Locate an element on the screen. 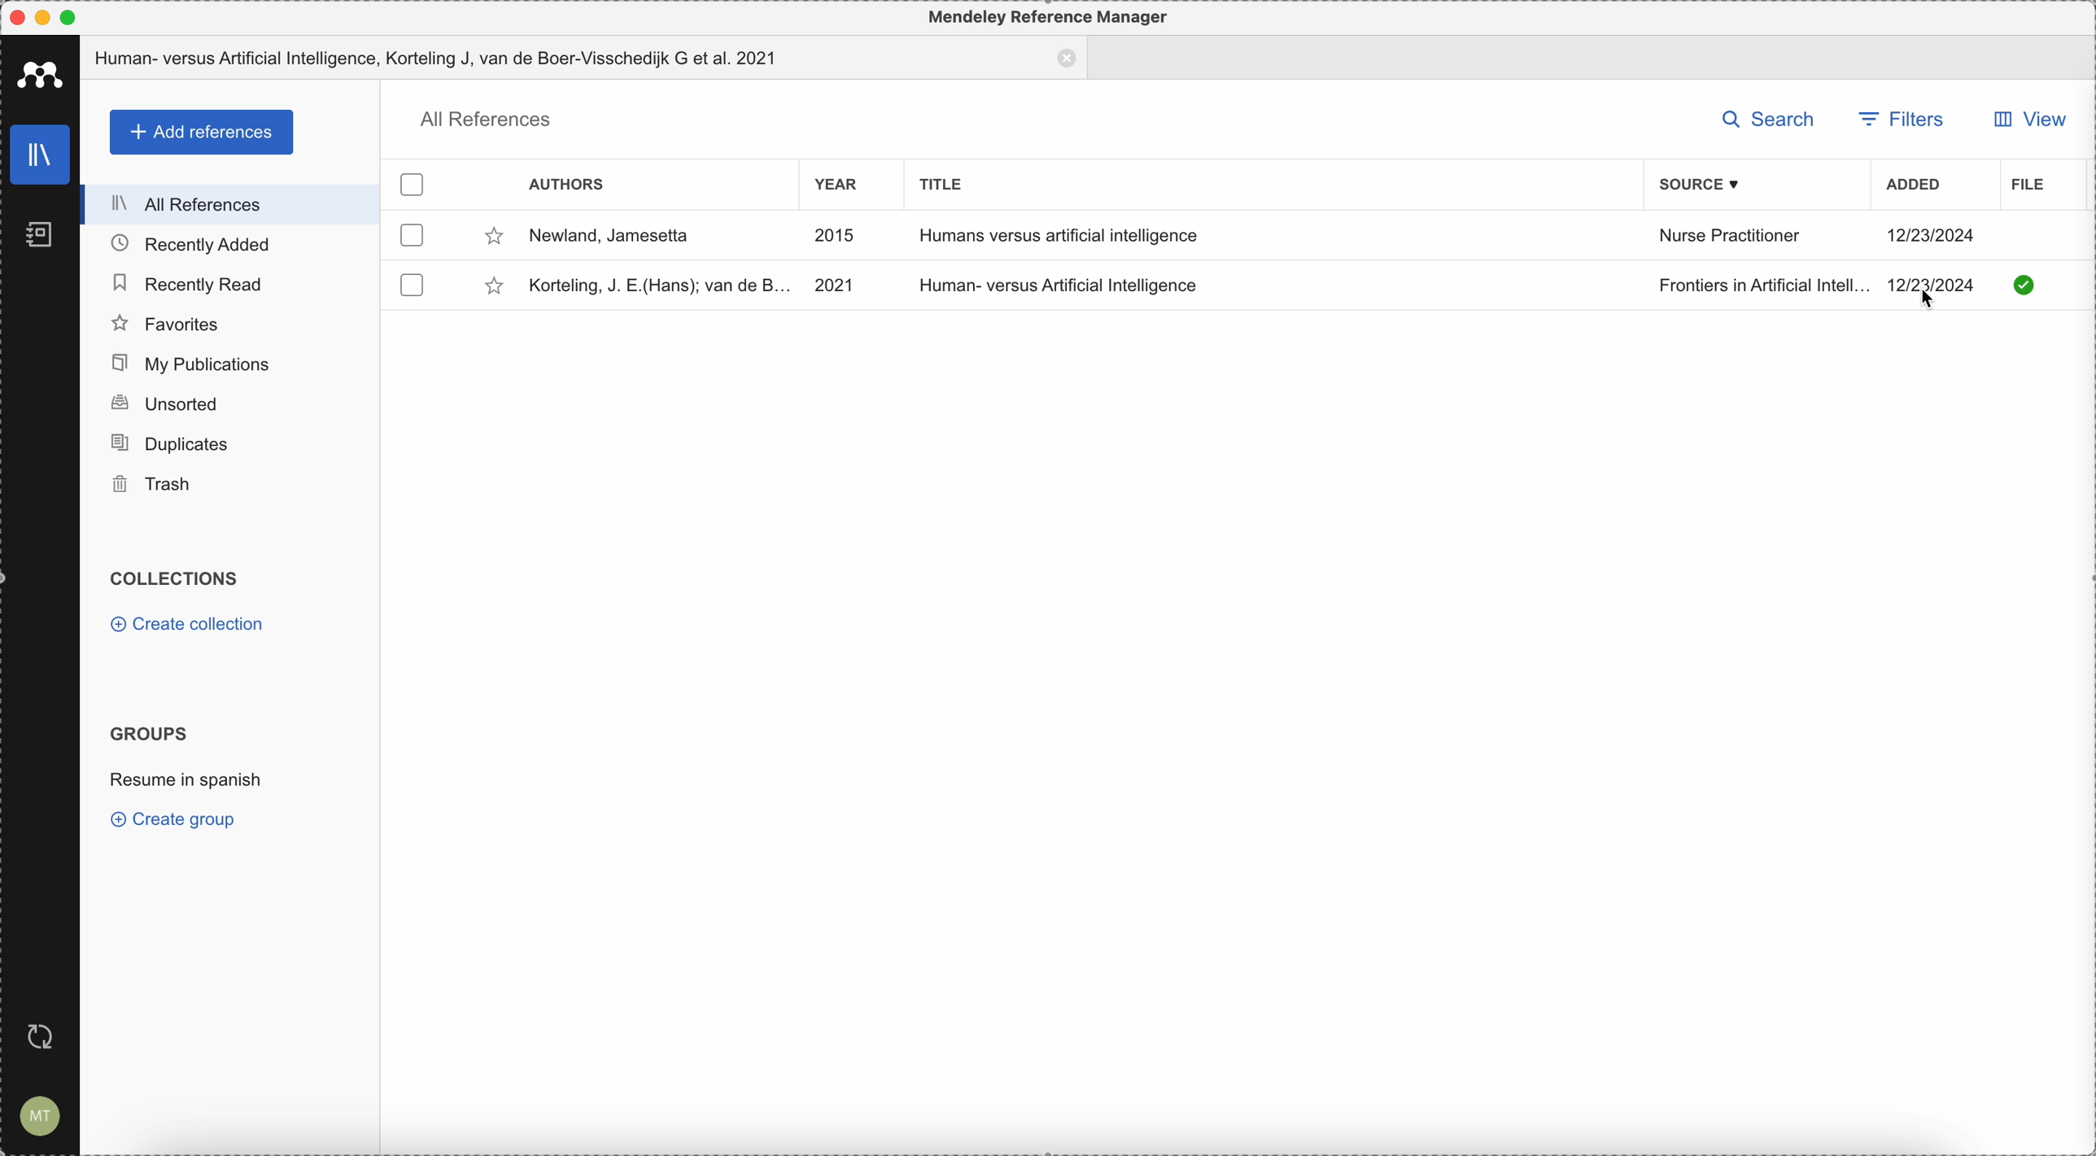  Human versus Artificial Intelligence, Korteling J; van de Boer-Visschedjk G et al. 2021 is located at coordinates (586, 58).